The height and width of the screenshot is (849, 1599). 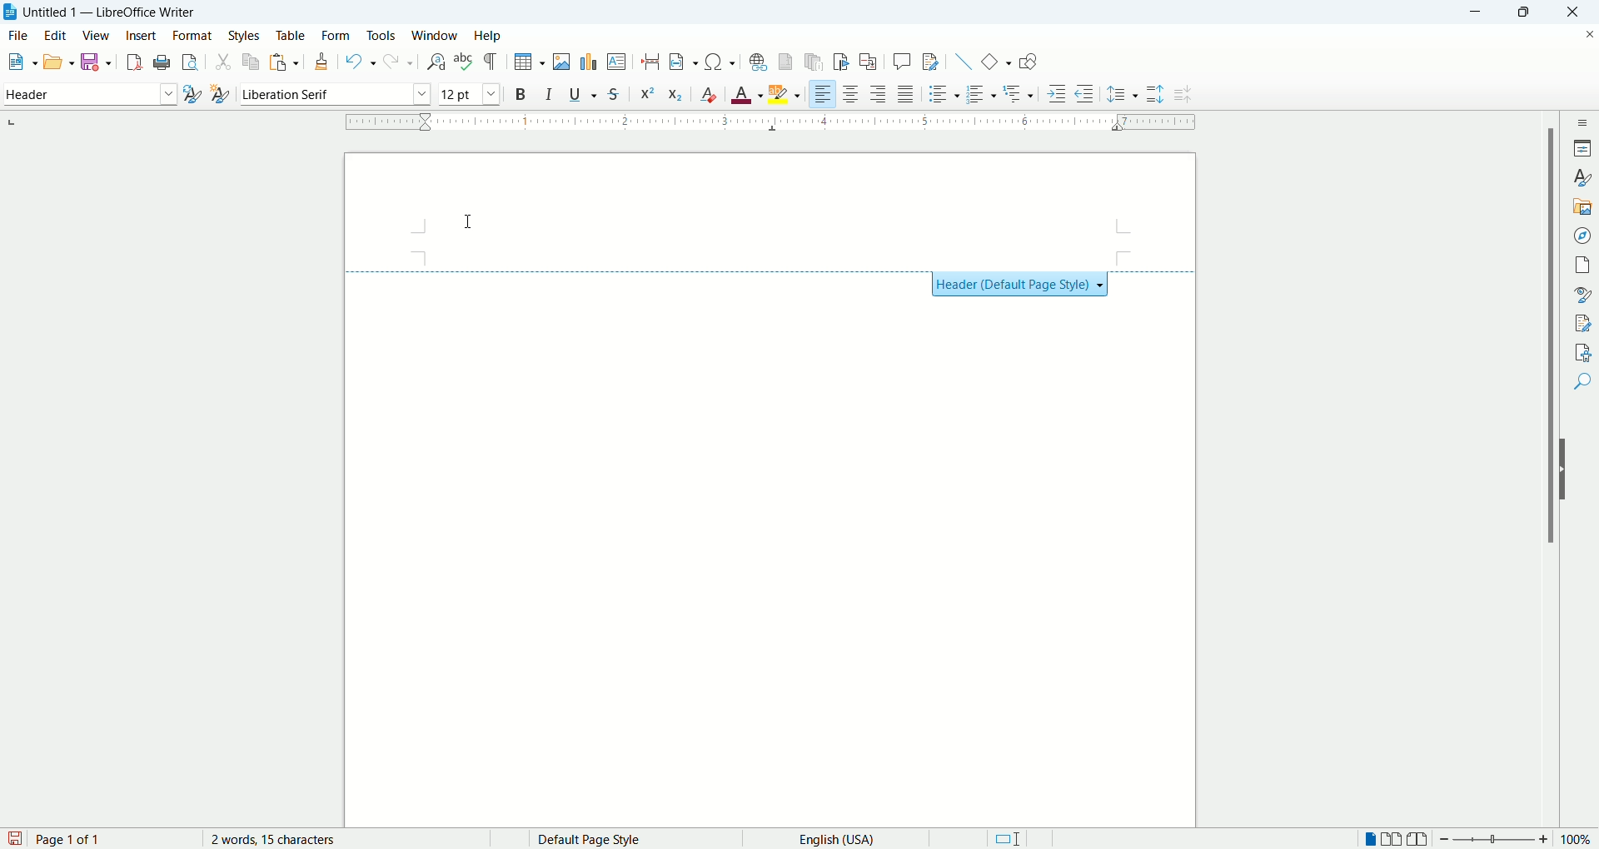 I want to click on clone formatting, so click(x=321, y=62).